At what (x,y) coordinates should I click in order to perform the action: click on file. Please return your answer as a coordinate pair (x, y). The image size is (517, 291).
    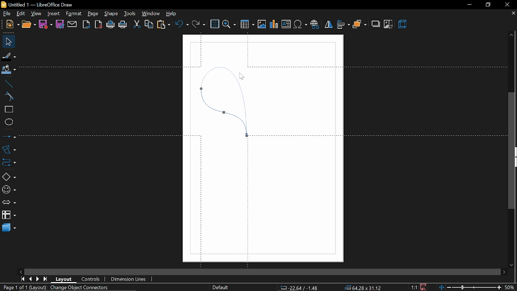
    Looking at the image, I should click on (5, 13).